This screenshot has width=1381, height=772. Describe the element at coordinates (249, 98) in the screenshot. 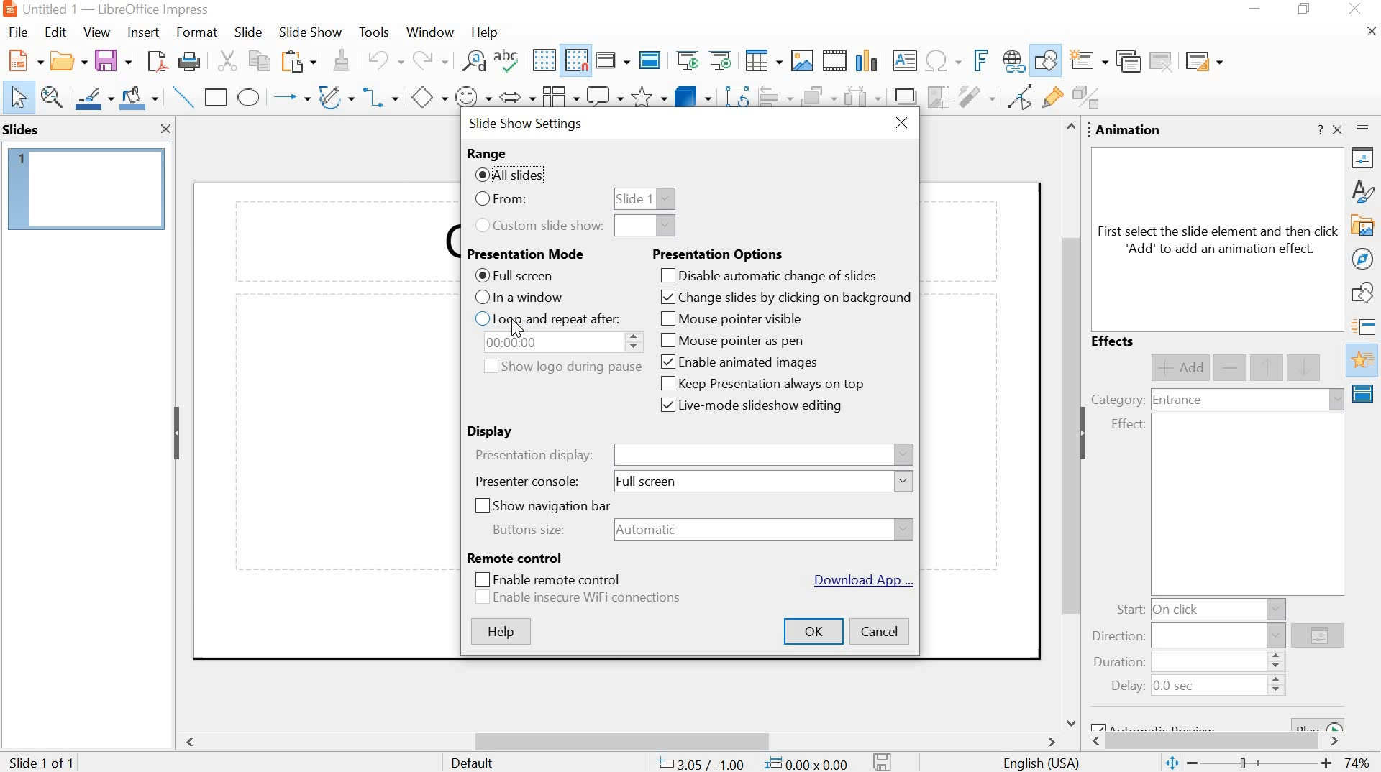

I see `ellipse` at that location.